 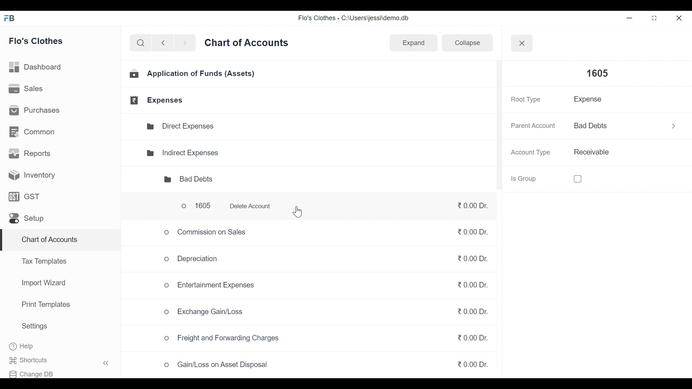 What do you see at coordinates (604, 126) in the screenshot?
I see `Bad Debts` at bounding box center [604, 126].